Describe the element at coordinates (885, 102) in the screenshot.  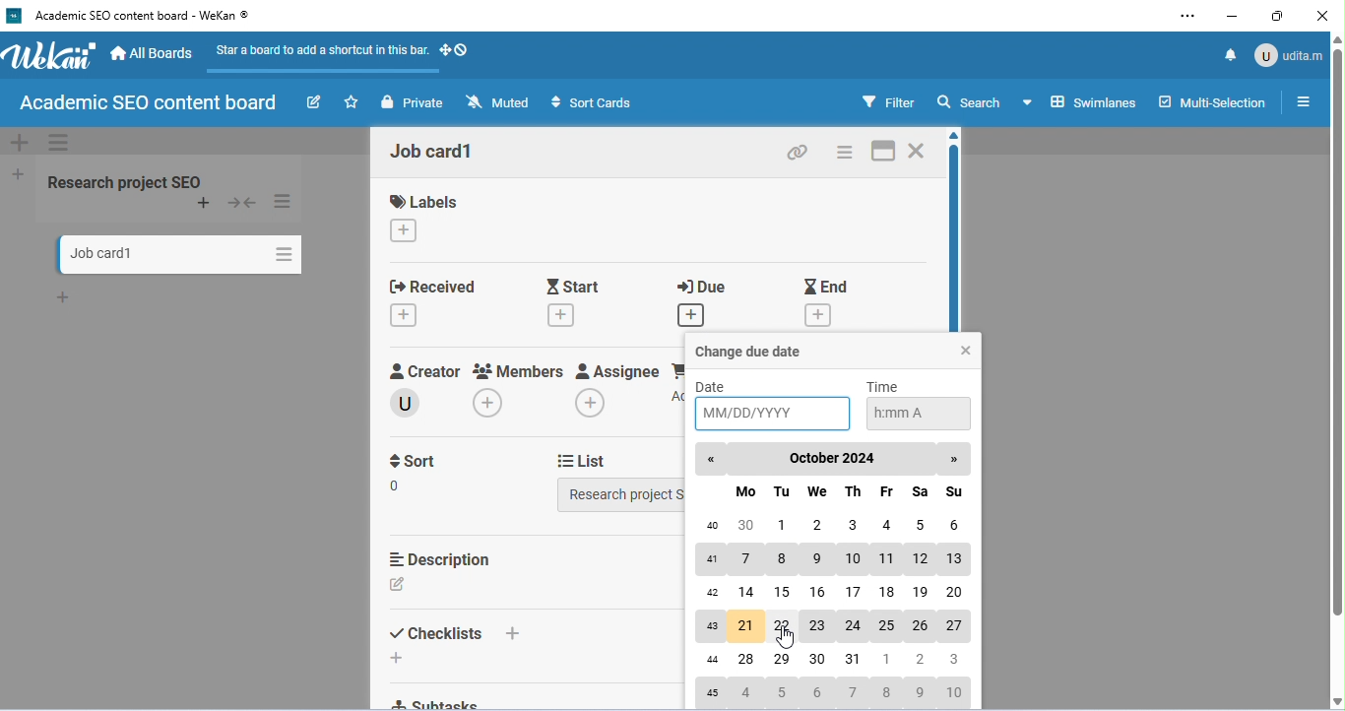
I see `filter` at that location.